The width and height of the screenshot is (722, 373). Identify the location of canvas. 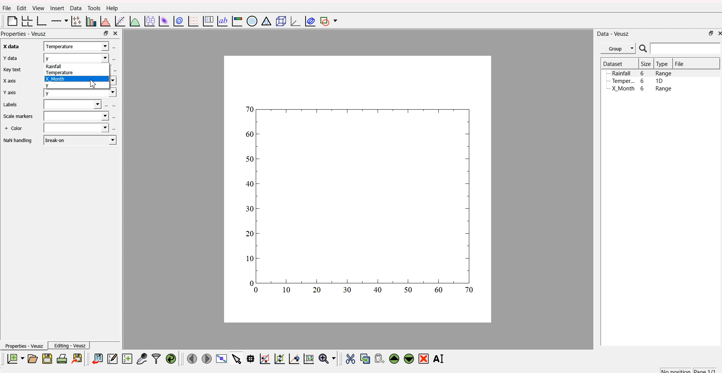
(358, 190).